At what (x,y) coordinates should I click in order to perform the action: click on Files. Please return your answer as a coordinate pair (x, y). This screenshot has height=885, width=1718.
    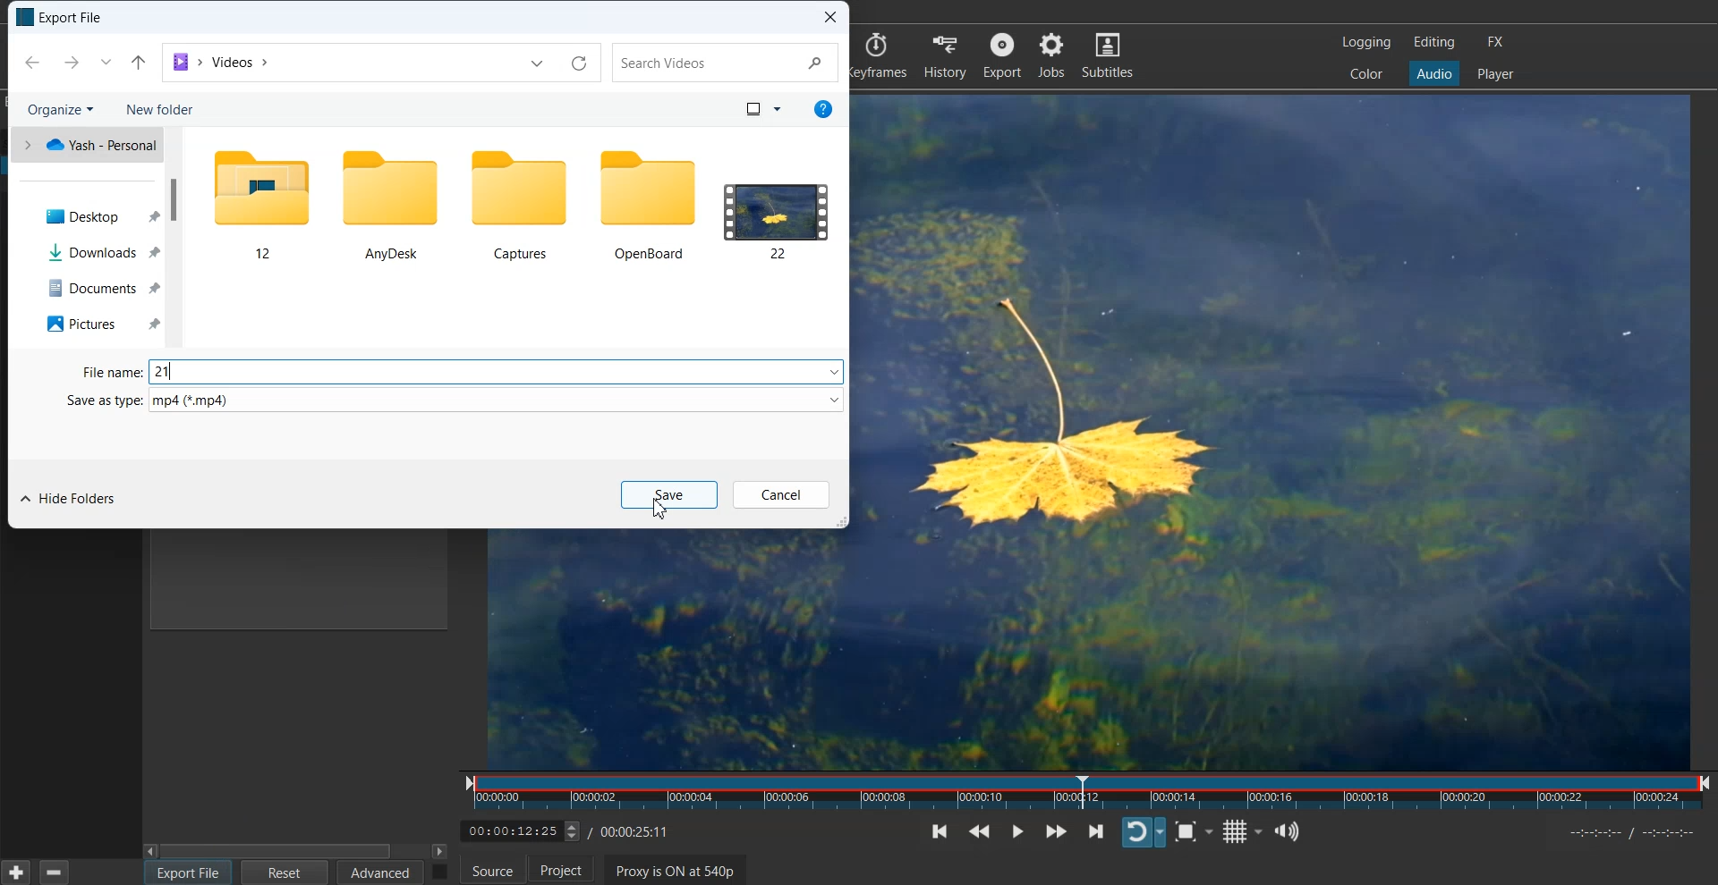
    Looking at the image, I should click on (520, 204).